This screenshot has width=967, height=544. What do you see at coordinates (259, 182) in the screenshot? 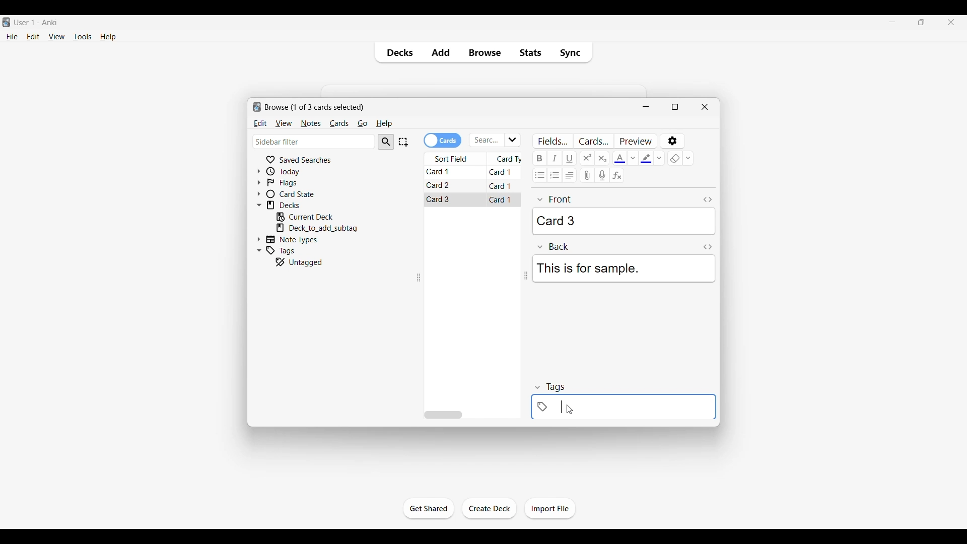
I see `Click to expand flags` at bounding box center [259, 182].